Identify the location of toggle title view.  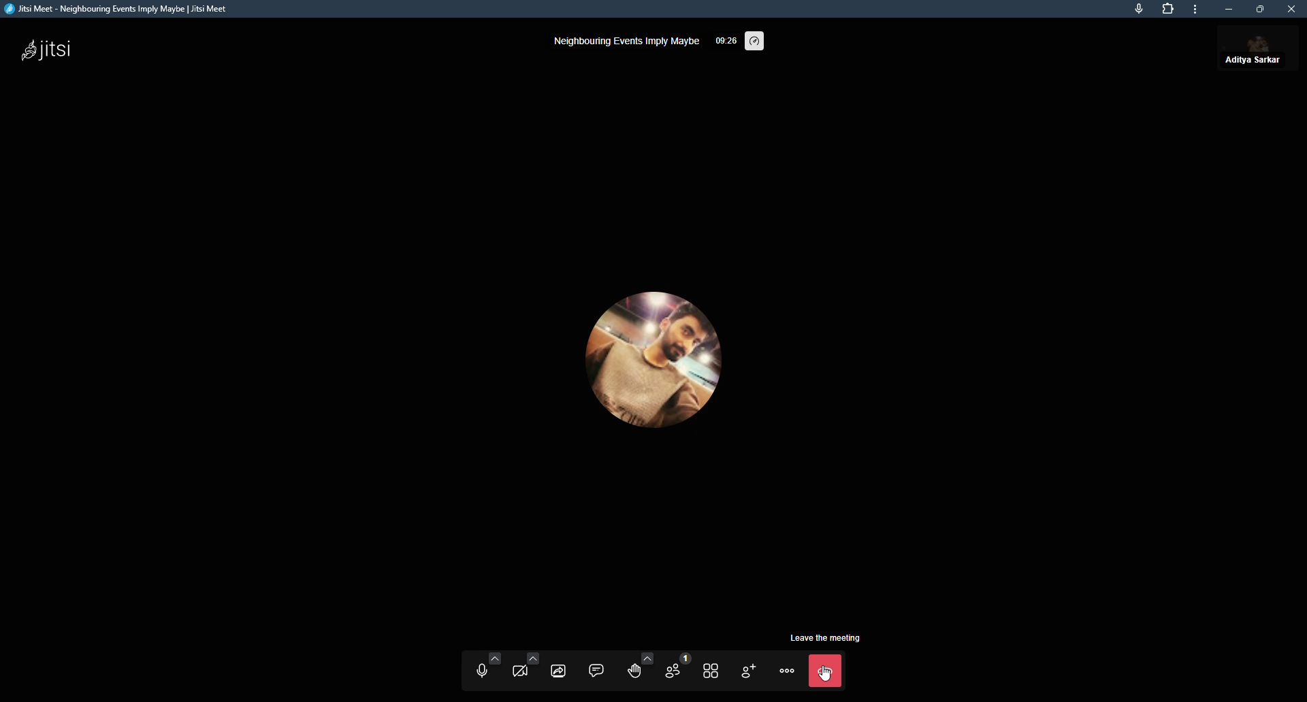
(710, 671).